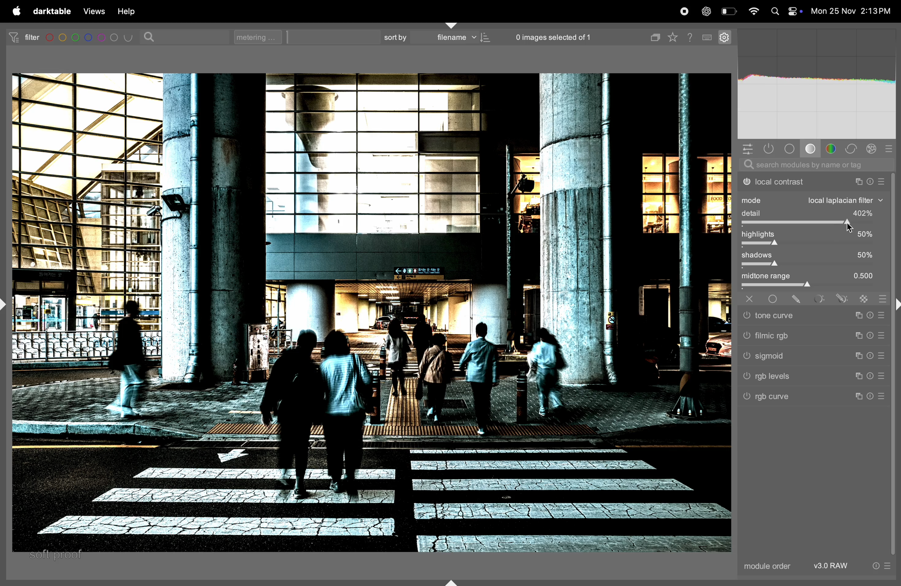 The height and width of the screenshot is (586, 901). What do you see at coordinates (452, 25) in the screenshot?
I see `shift+ctrl+t` at bounding box center [452, 25].